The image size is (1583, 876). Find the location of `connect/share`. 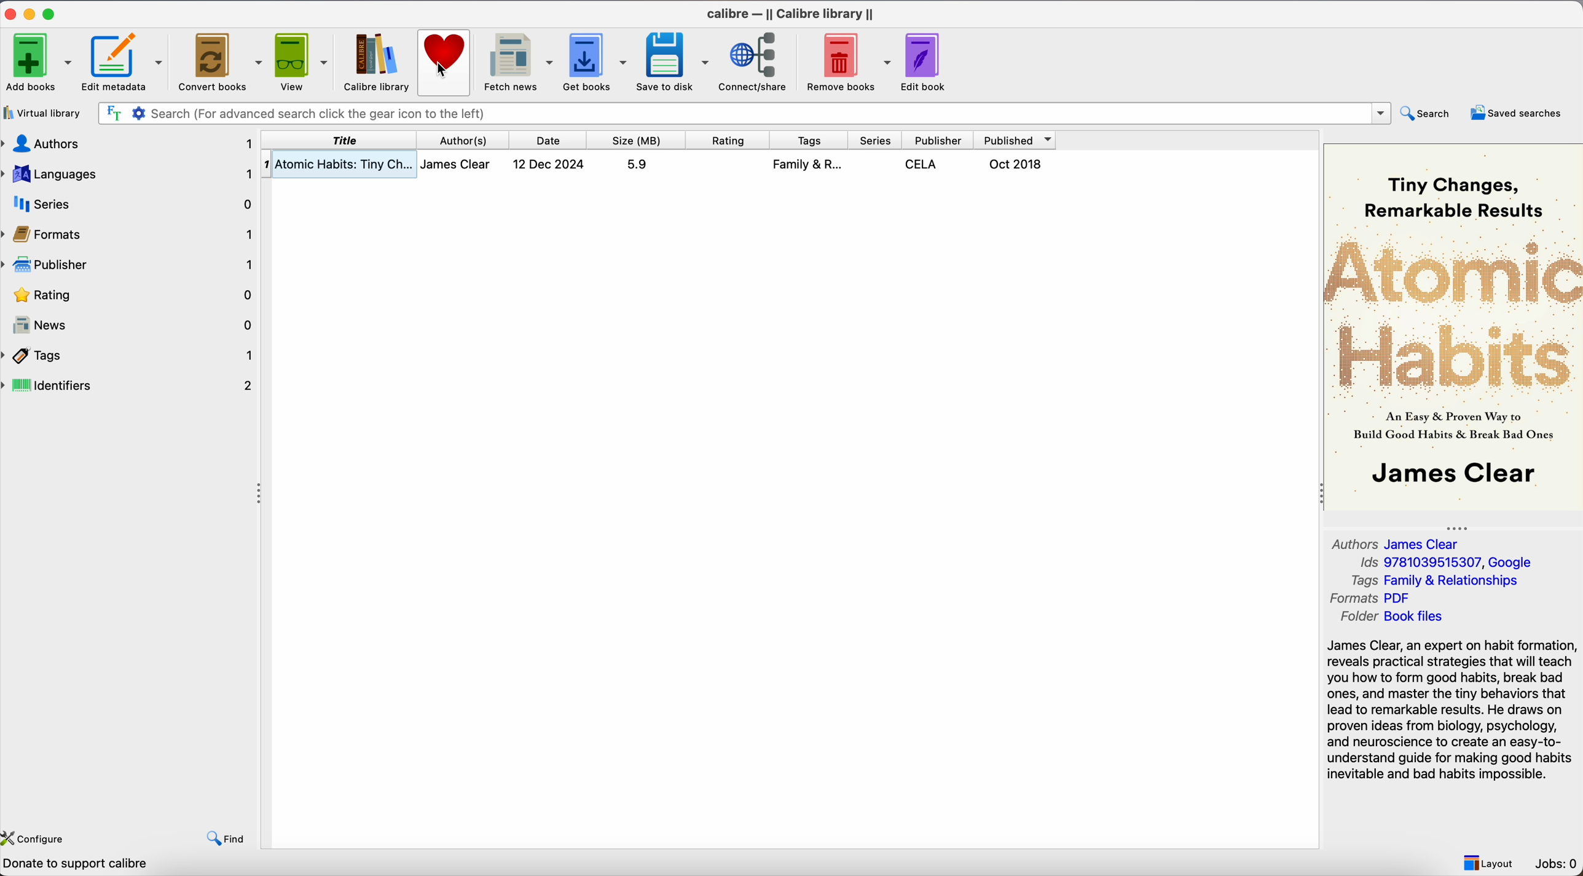

connect/share is located at coordinates (756, 63).